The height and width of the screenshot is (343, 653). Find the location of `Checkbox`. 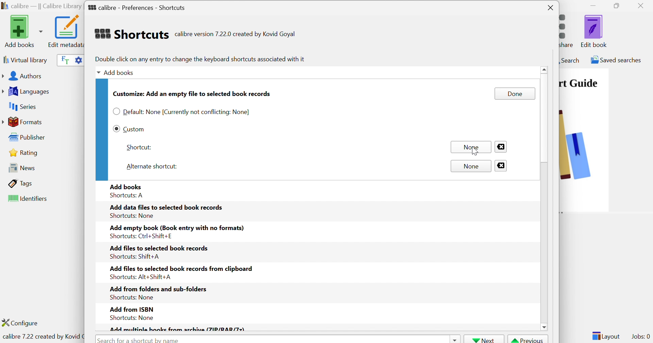

Checkbox is located at coordinates (116, 128).